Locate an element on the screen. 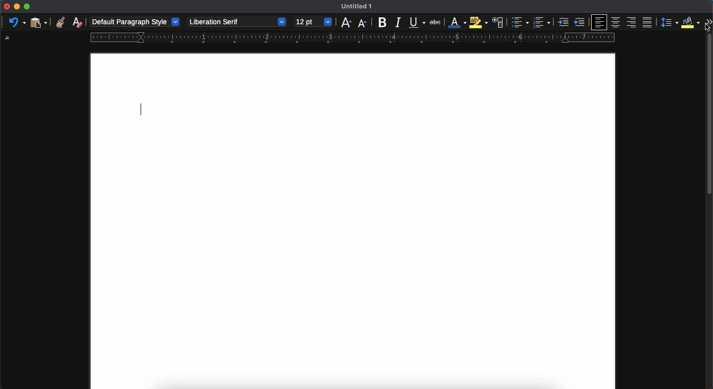 The height and width of the screenshot is (389, 713). expand is located at coordinates (706, 20).